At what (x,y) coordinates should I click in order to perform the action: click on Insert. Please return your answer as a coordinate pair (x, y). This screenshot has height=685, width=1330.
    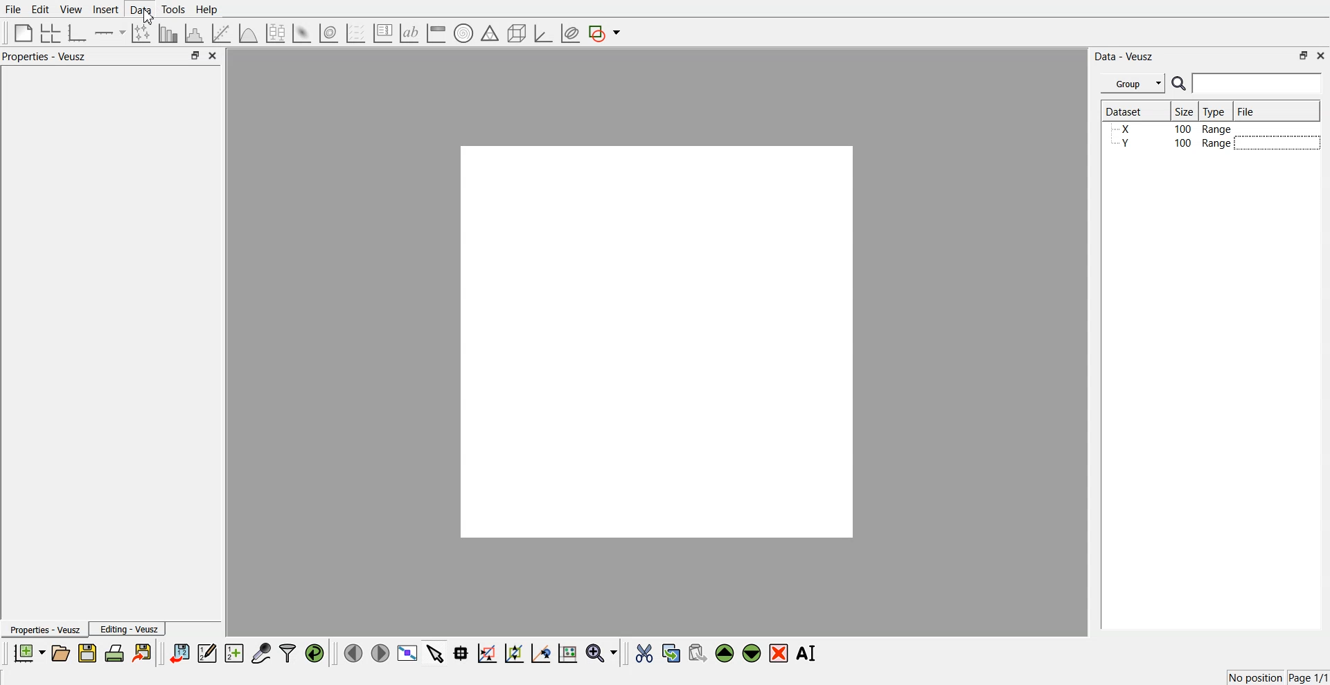
    Looking at the image, I should click on (105, 9).